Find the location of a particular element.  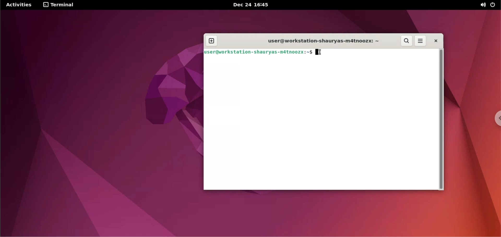

terminal options is located at coordinates (58, 5).